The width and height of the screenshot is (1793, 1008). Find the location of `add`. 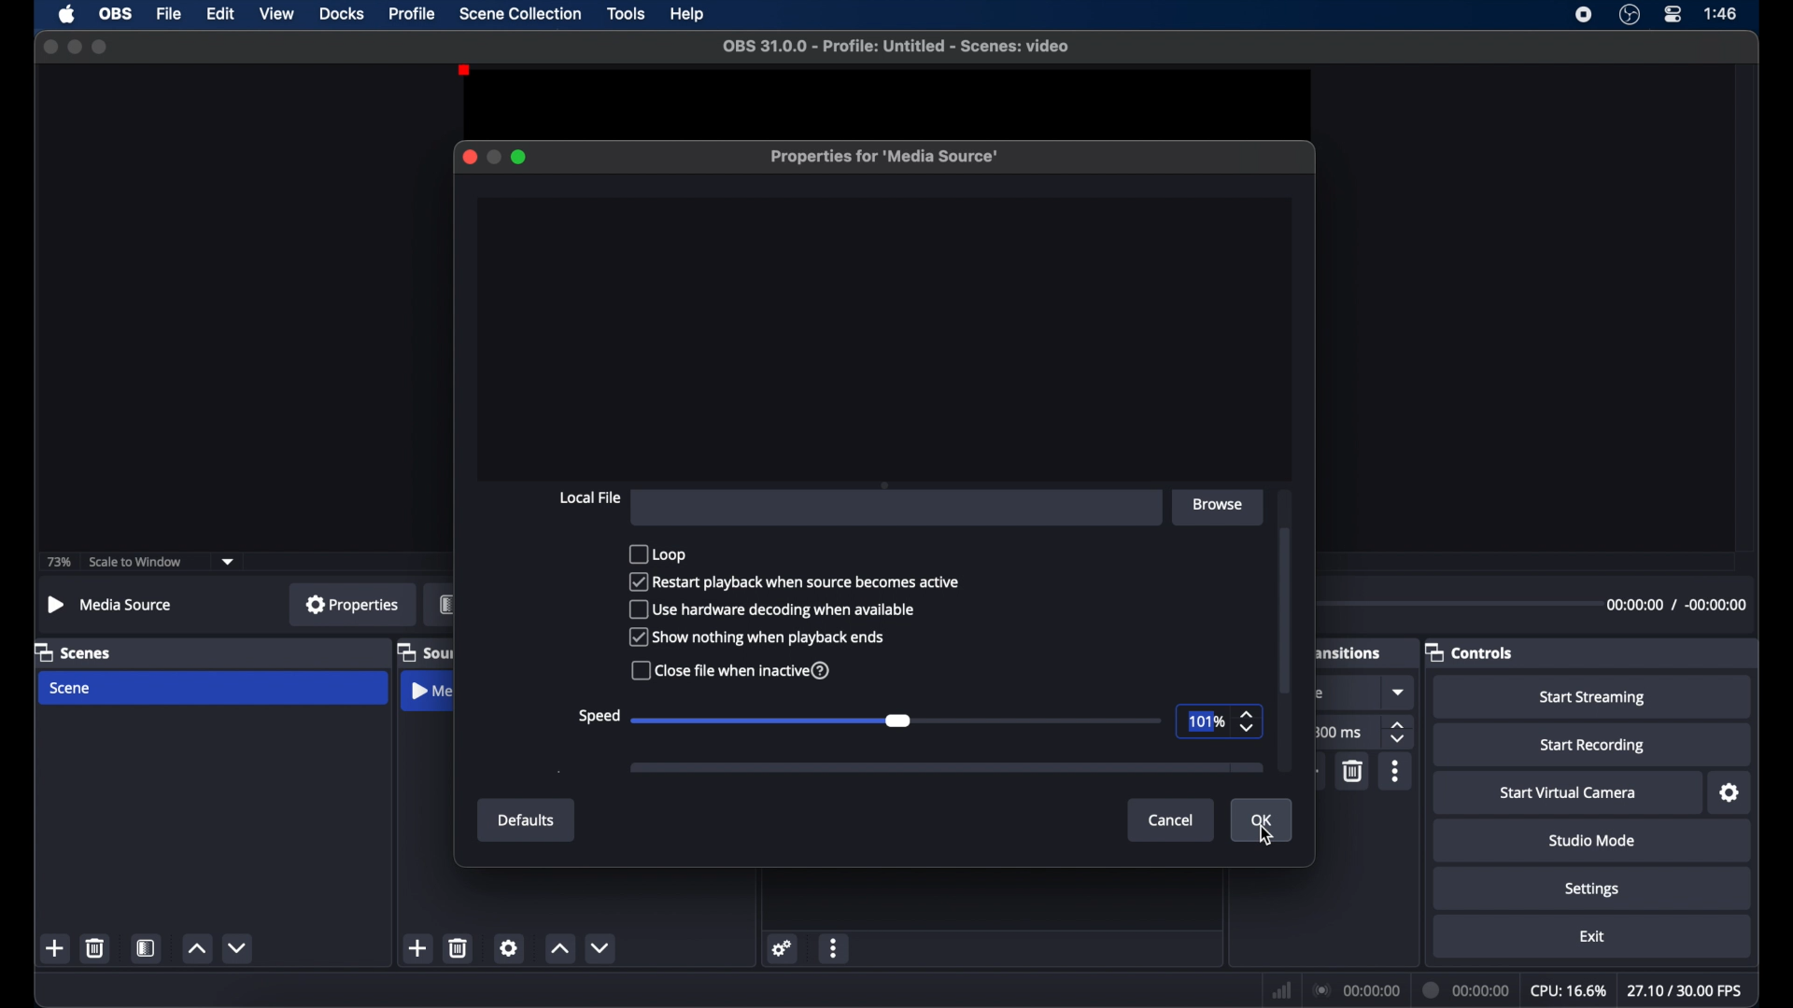

add is located at coordinates (55, 947).